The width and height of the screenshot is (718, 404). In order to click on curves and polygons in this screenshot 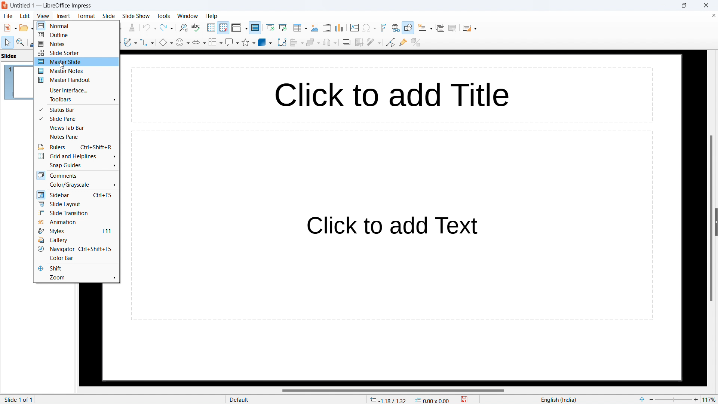, I will do `click(131, 42)`.